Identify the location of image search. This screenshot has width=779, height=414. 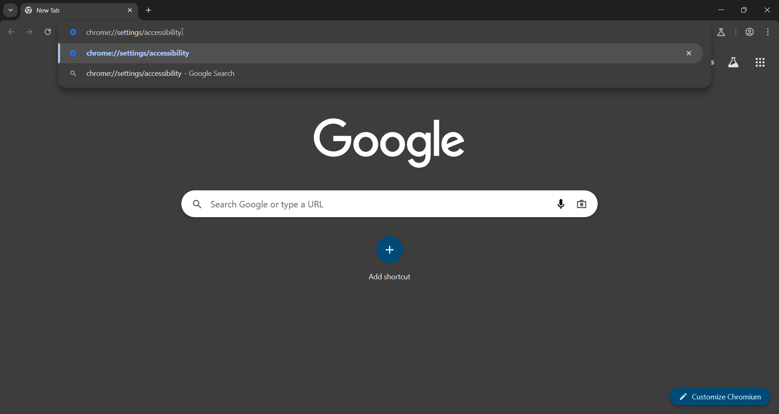
(581, 204).